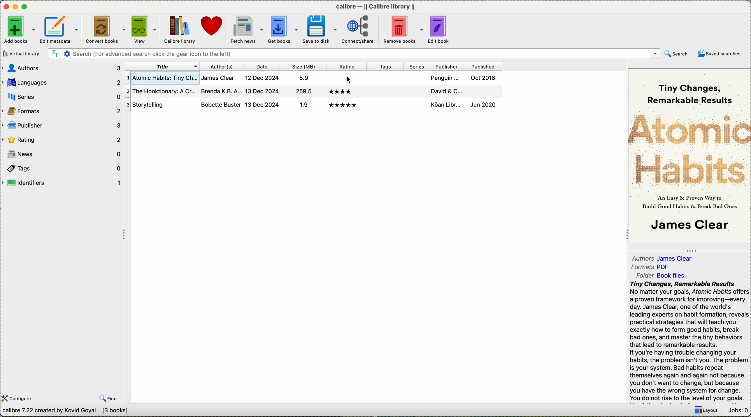 This screenshot has height=417, width=751. I want to click on oct 2018, so click(485, 78).